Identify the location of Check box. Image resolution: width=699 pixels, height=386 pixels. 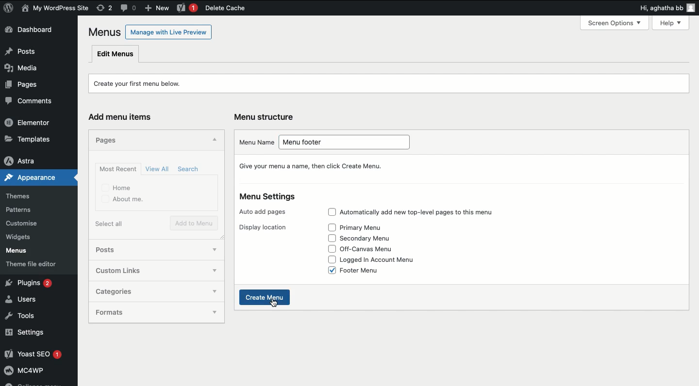
(328, 271).